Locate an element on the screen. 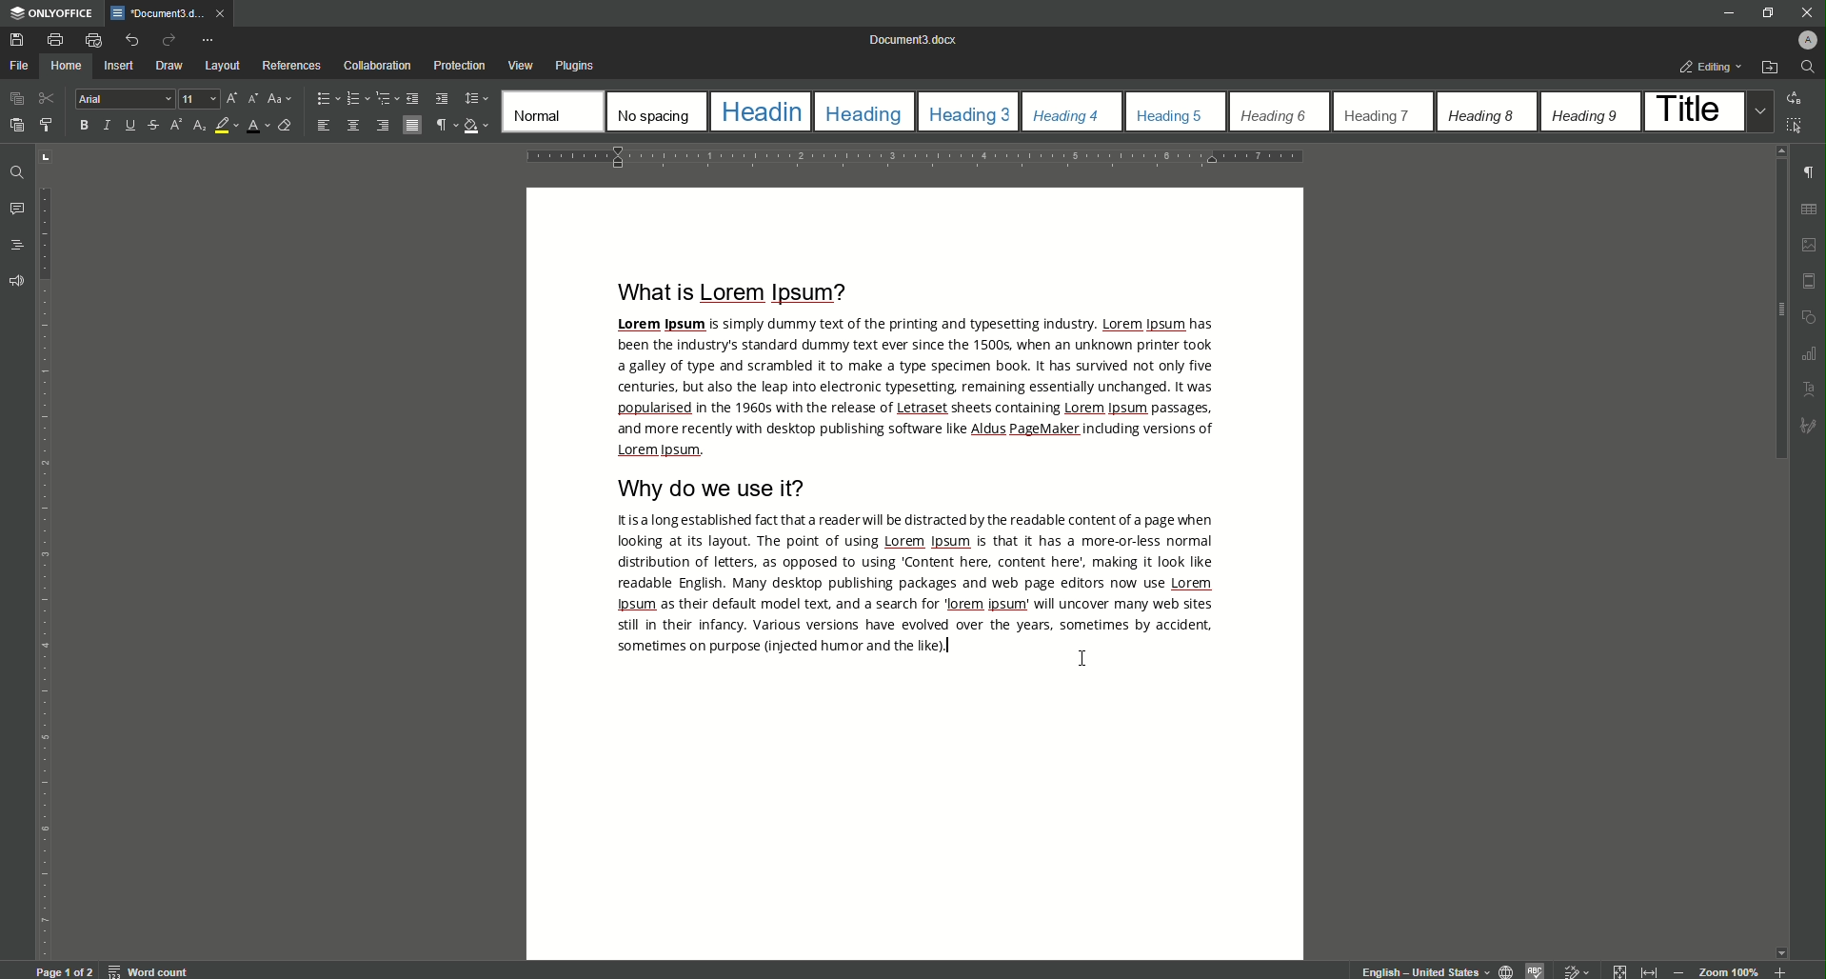 Image resolution: width=1826 pixels, height=979 pixels. Headings is located at coordinates (20, 244).